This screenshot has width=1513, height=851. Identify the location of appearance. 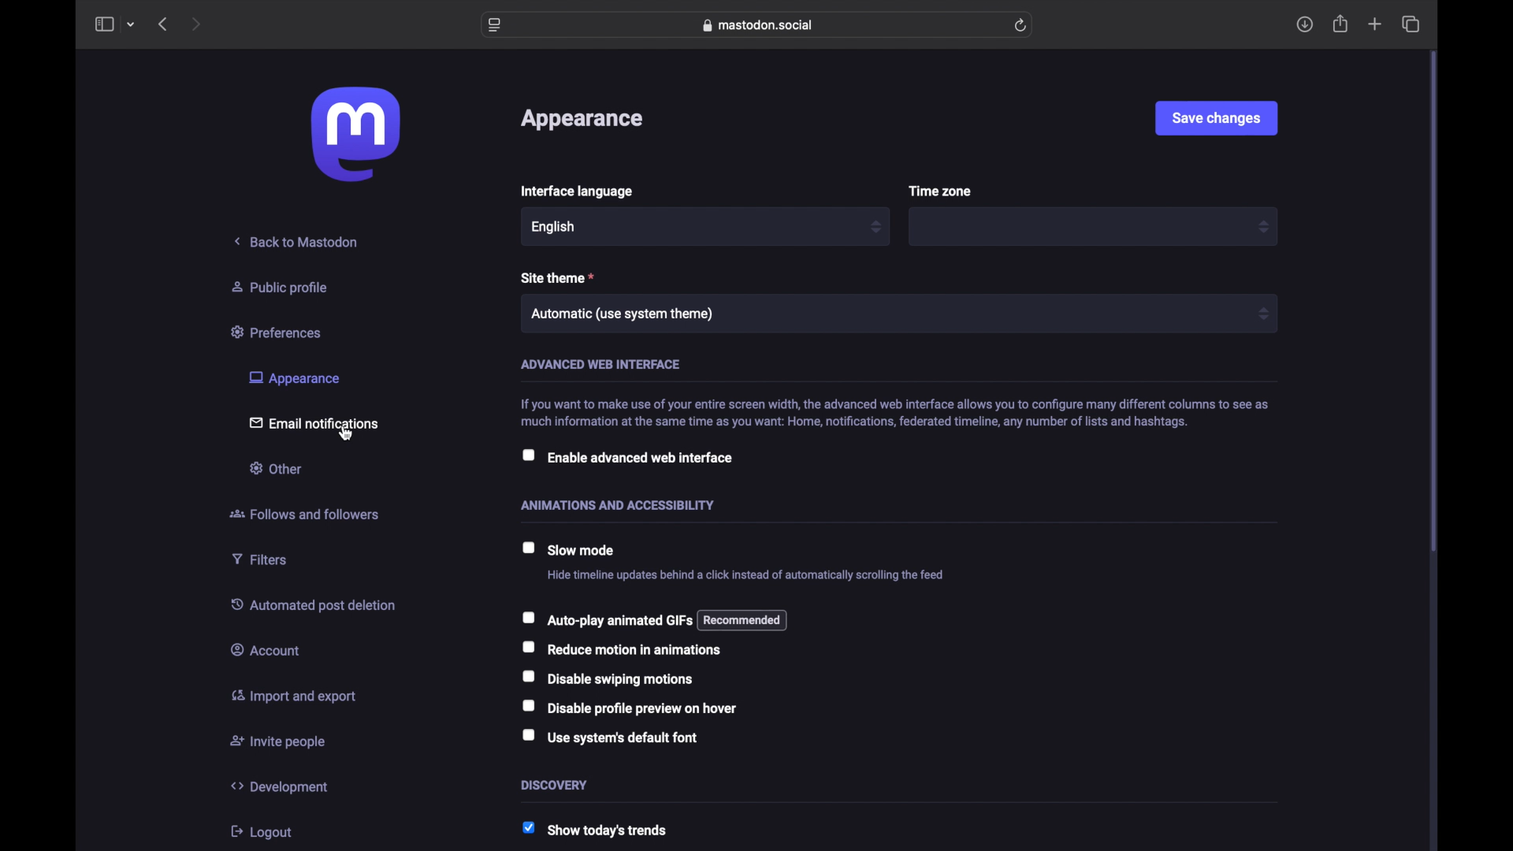
(580, 119).